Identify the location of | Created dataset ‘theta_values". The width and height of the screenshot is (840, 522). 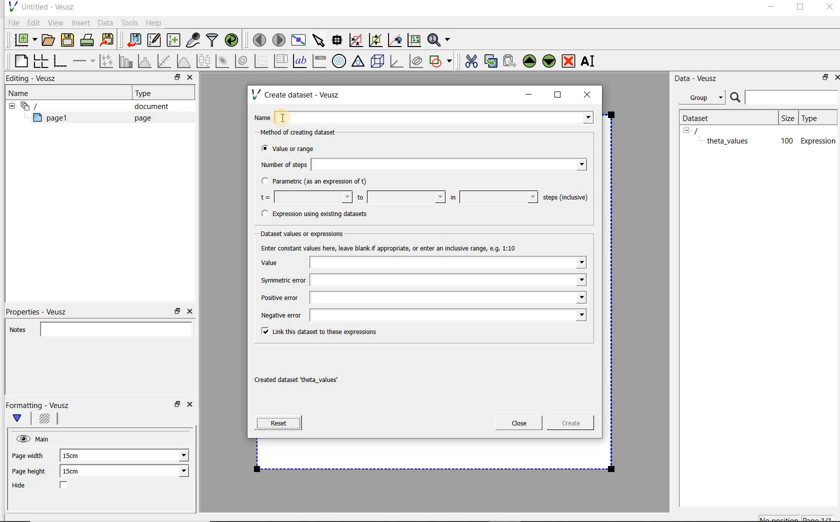
(307, 380).